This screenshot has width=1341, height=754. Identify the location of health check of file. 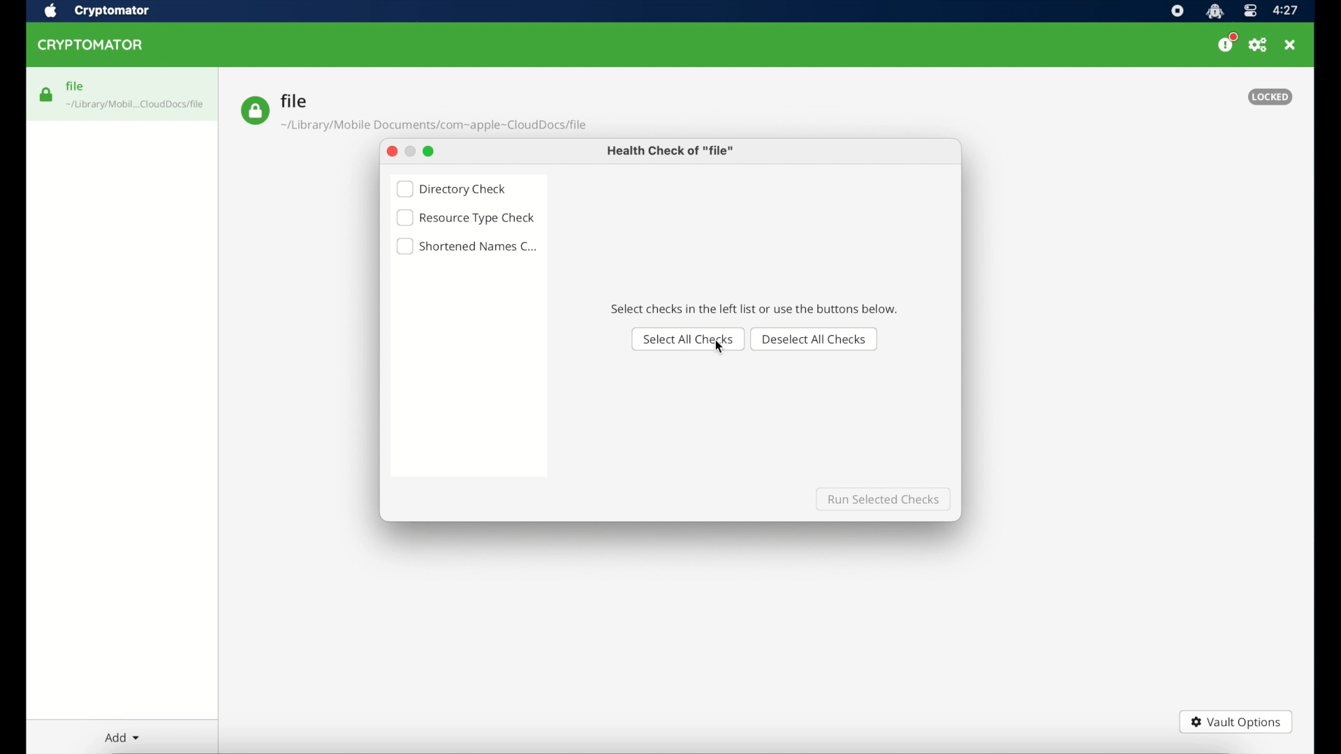
(671, 151).